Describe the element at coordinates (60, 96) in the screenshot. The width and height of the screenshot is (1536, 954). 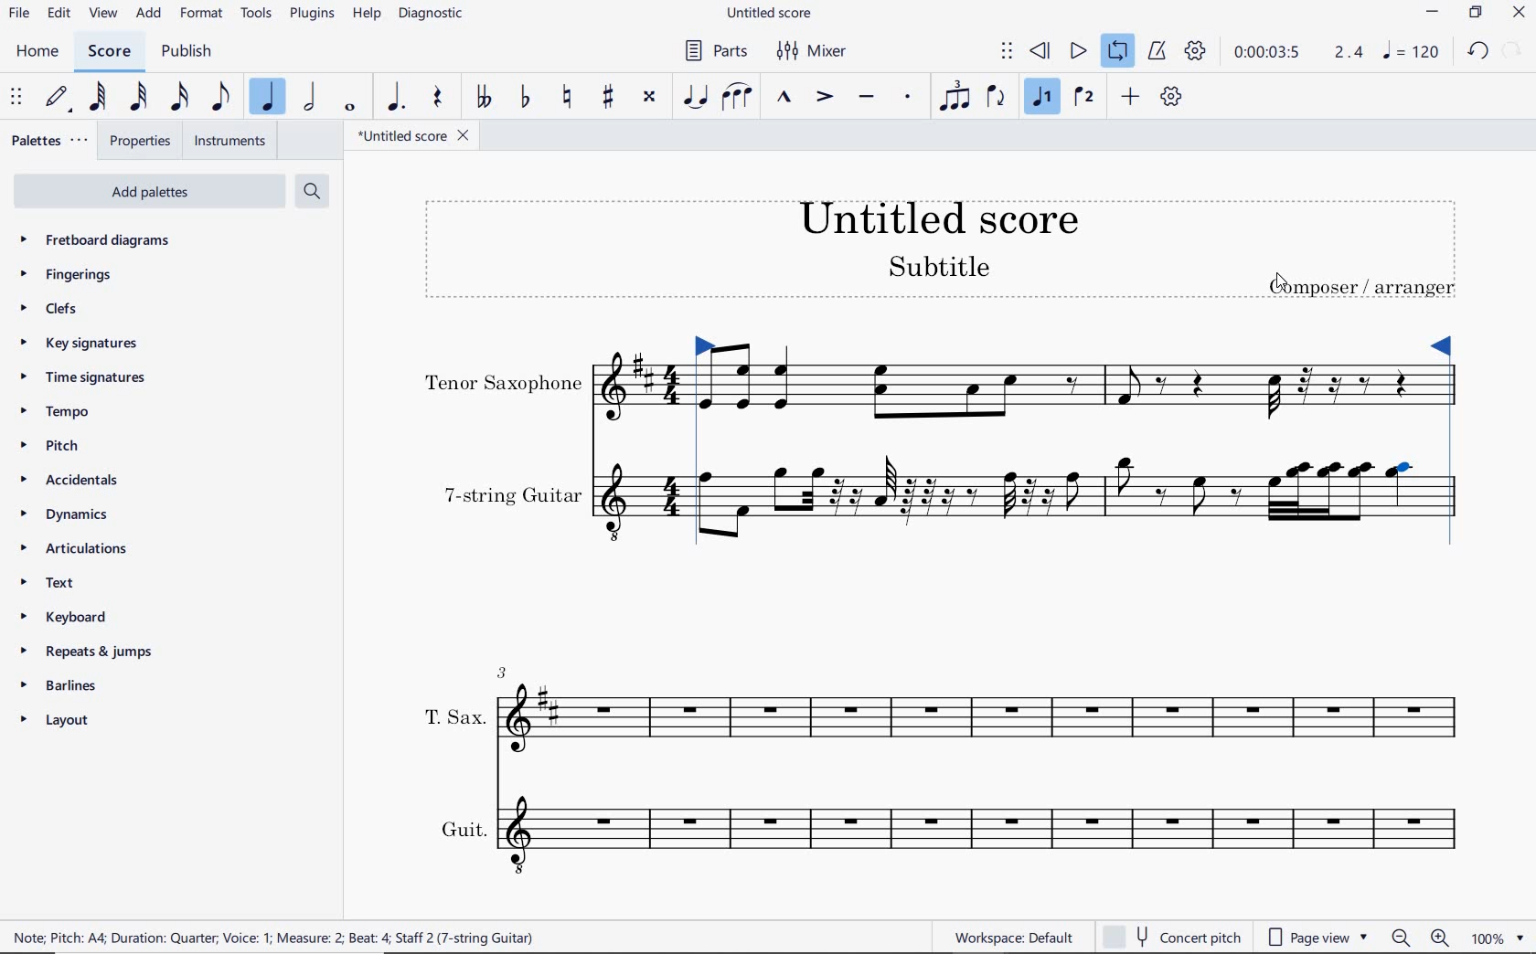
I see `DEFAULT (STEP TIME)` at that location.